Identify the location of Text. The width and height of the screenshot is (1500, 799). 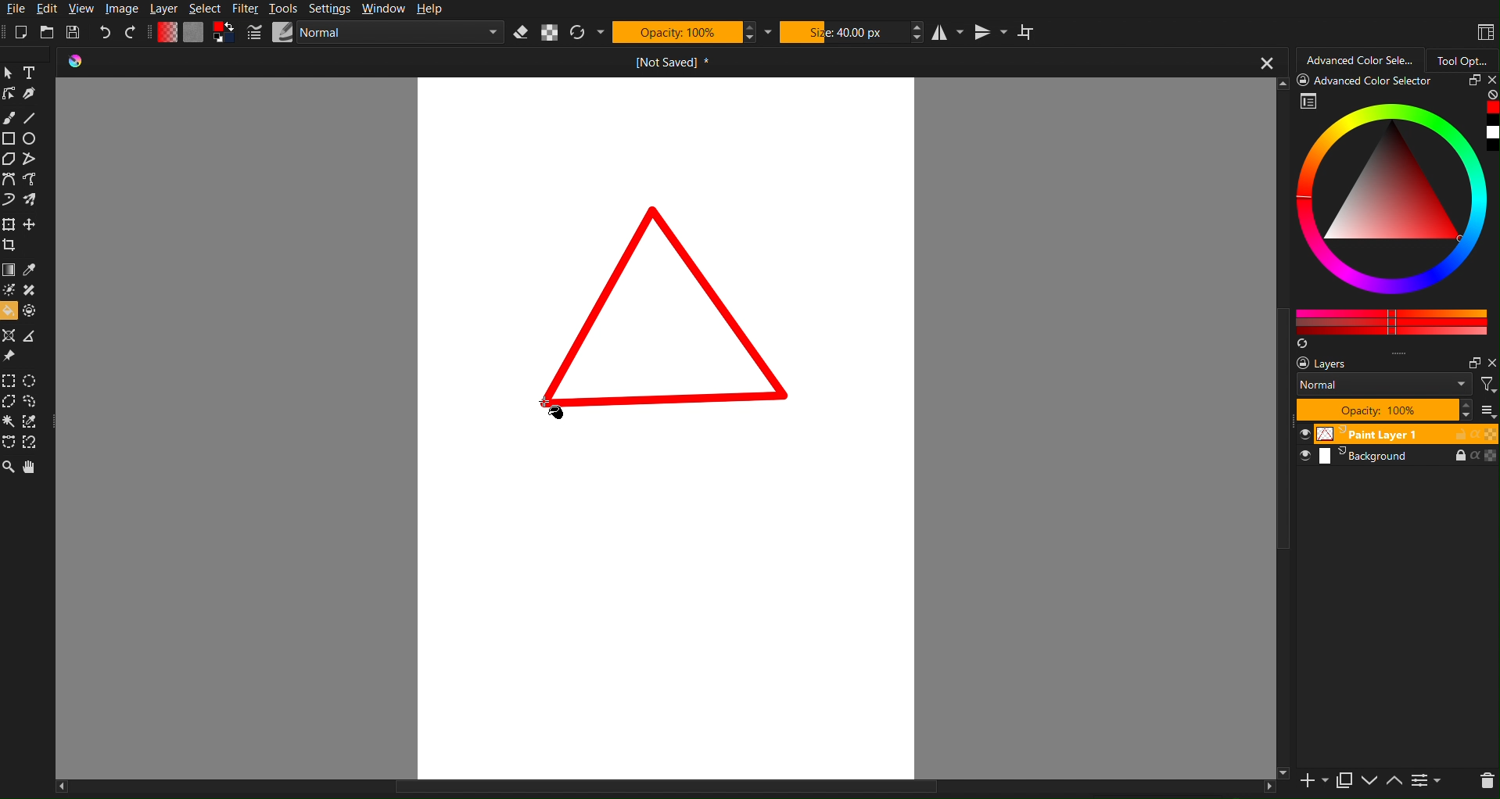
(29, 73).